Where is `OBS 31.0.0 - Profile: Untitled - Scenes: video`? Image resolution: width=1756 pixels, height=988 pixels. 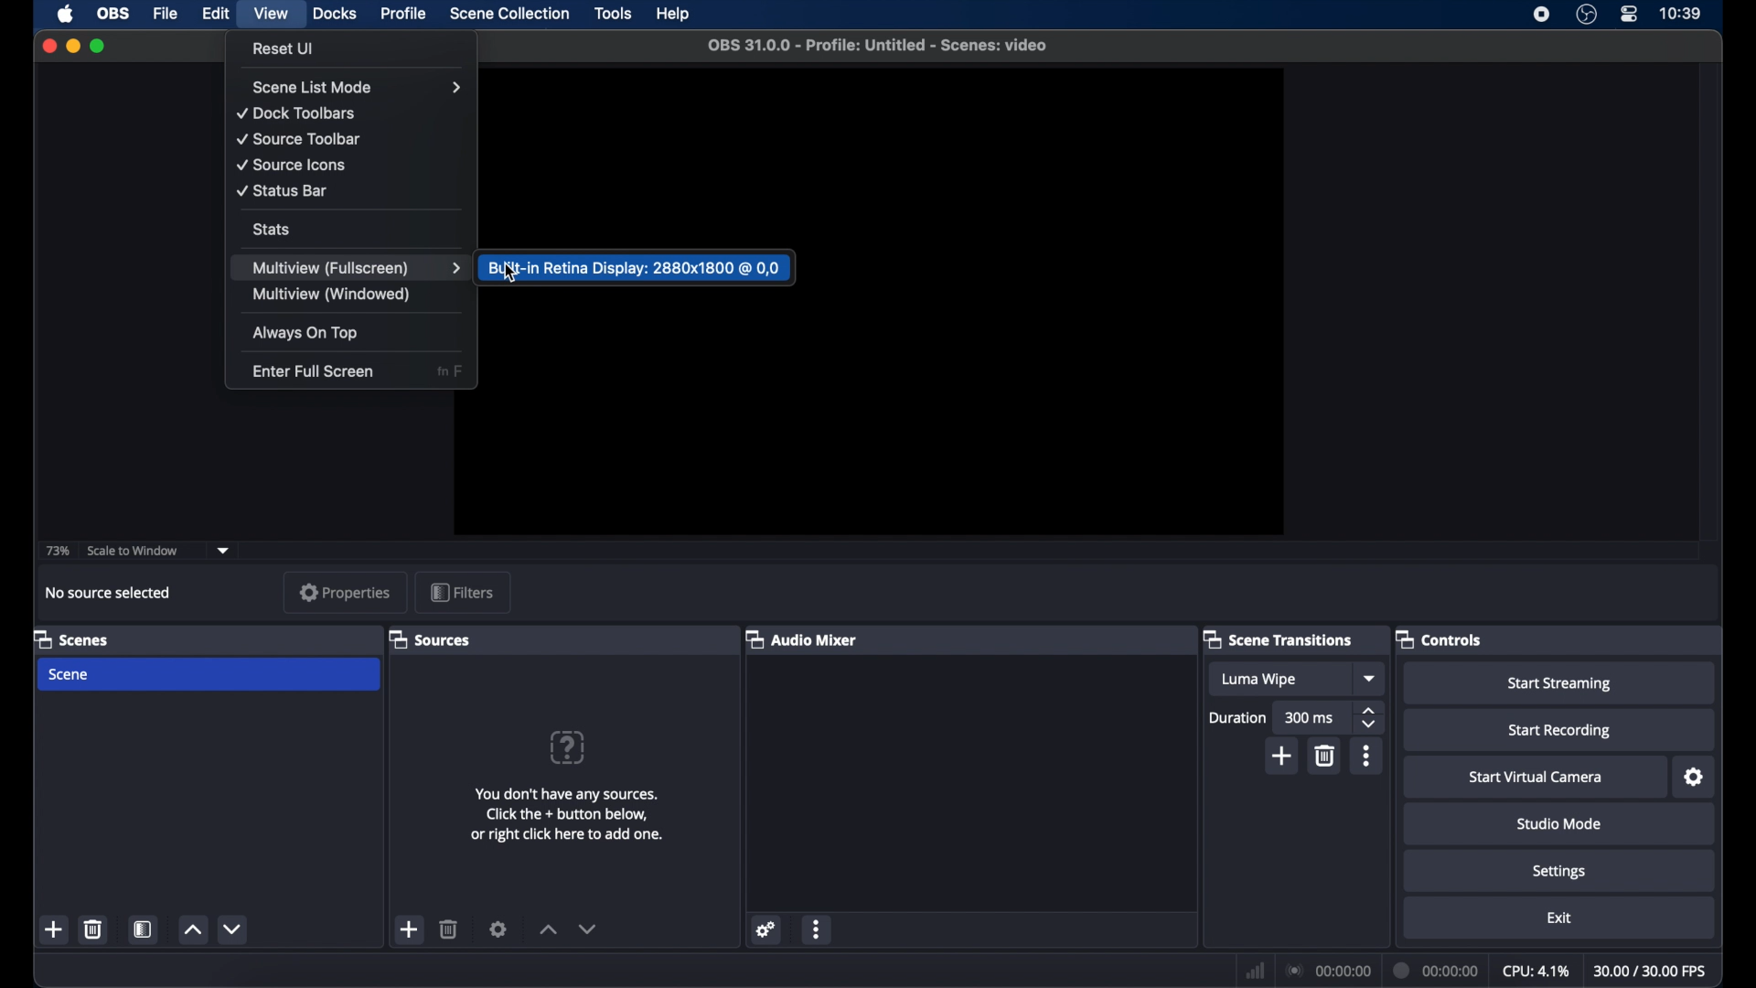
OBS 31.0.0 - Profile: Untitled - Scenes: video is located at coordinates (882, 45).